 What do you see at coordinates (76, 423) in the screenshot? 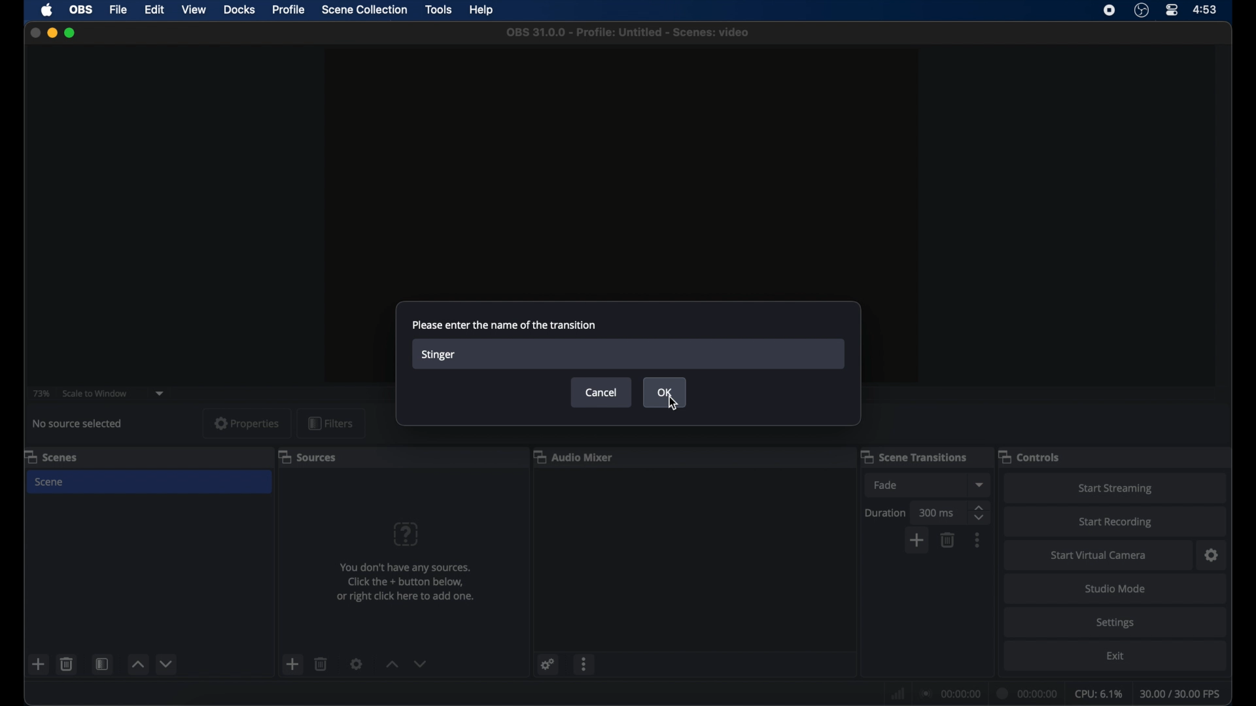
I see `no source selected` at bounding box center [76, 423].